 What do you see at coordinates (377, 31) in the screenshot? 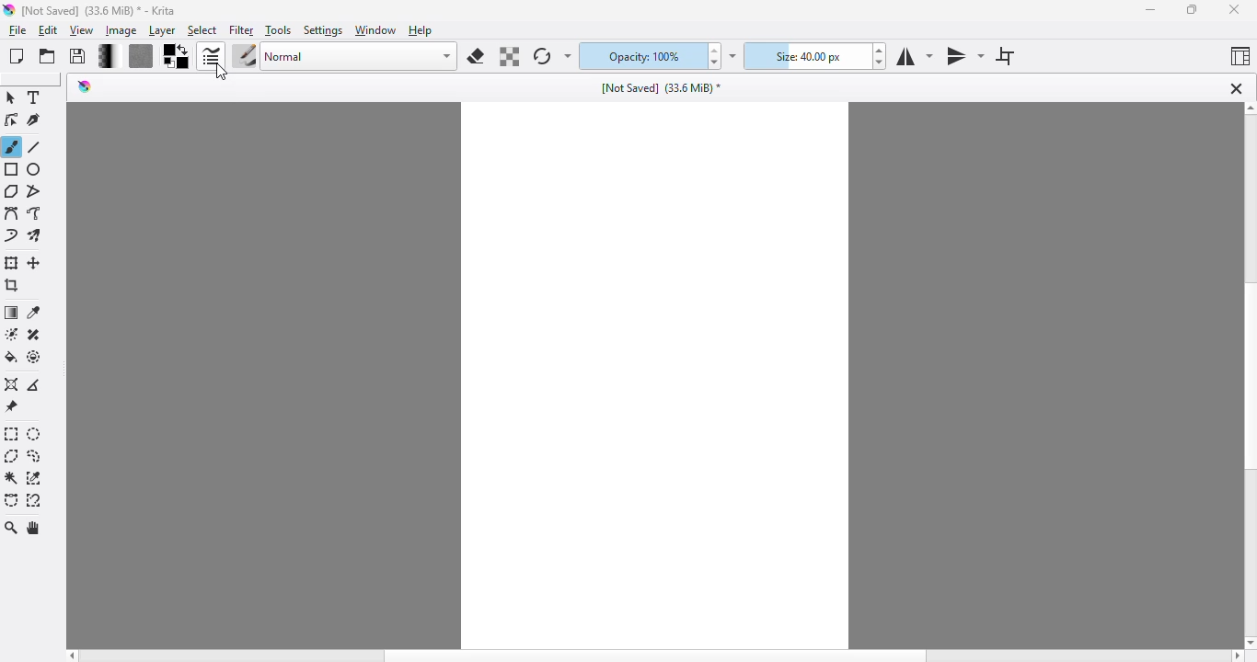
I see `window` at bounding box center [377, 31].